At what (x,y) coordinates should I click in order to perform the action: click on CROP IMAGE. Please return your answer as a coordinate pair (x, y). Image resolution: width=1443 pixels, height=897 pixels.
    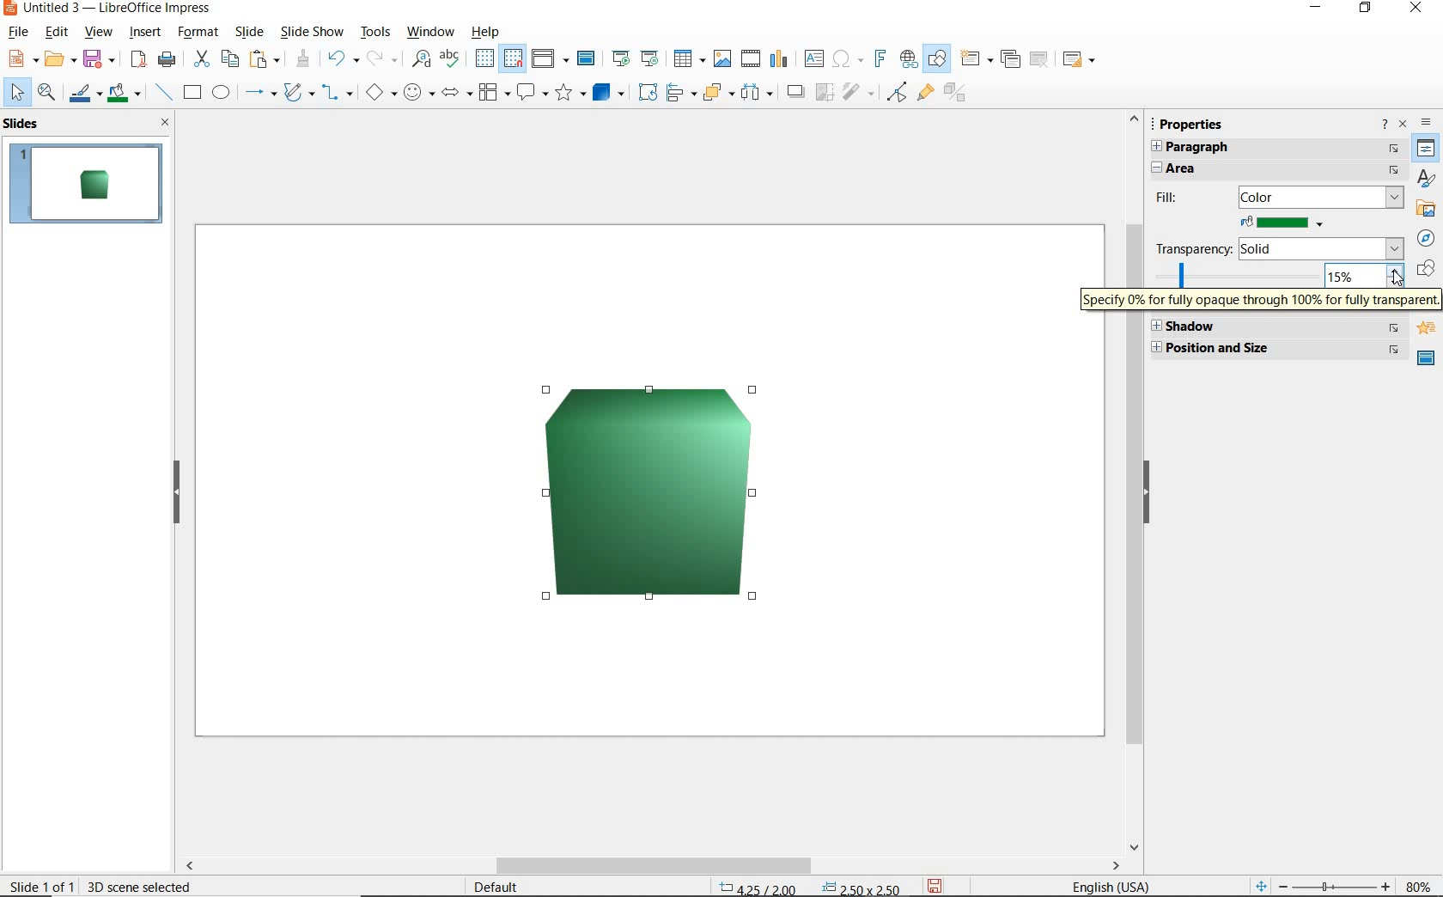
    Looking at the image, I should click on (825, 94).